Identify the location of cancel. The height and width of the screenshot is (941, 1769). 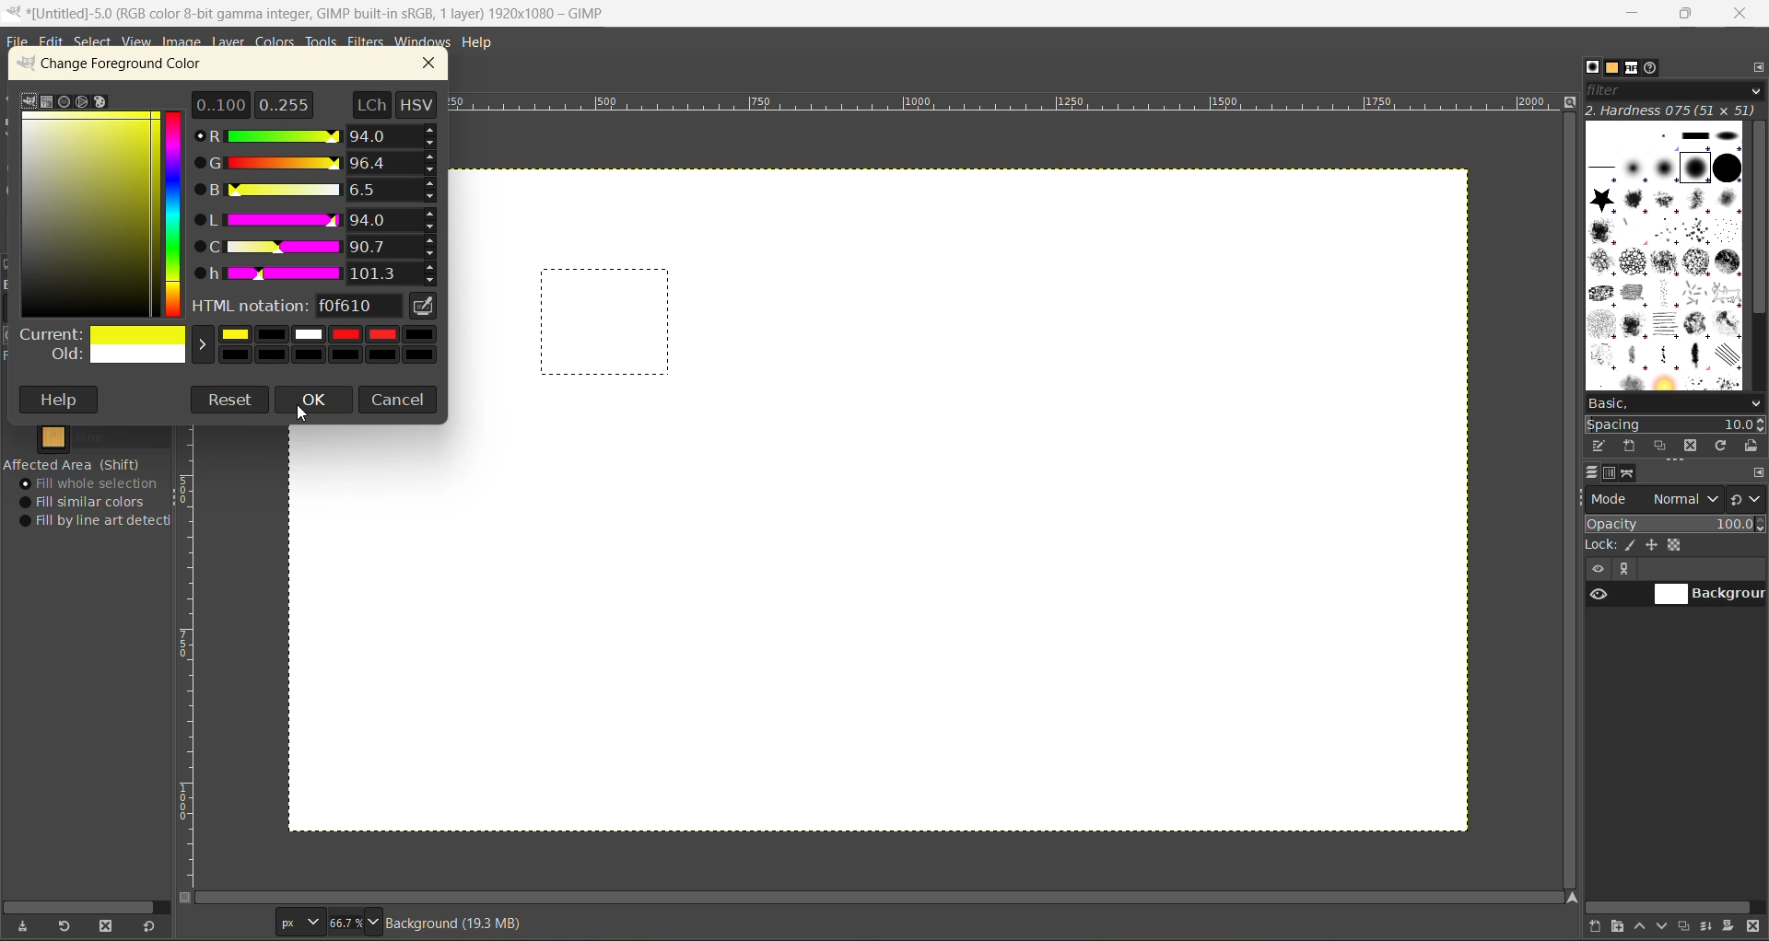
(401, 400).